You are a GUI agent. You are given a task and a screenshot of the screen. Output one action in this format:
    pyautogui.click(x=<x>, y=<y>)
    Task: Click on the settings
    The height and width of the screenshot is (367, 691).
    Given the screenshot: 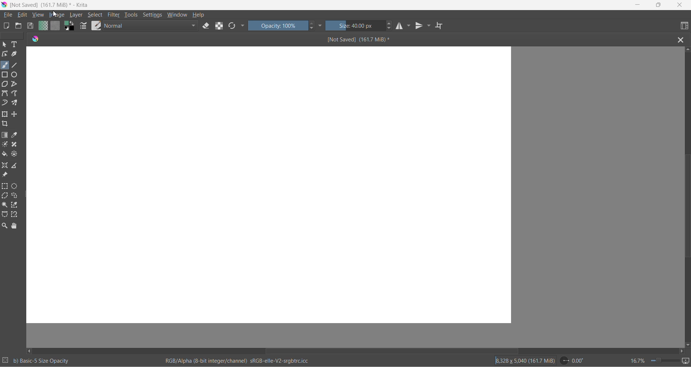 What is the action you would take?
    pyautogui.click(x=154, y=15)
    